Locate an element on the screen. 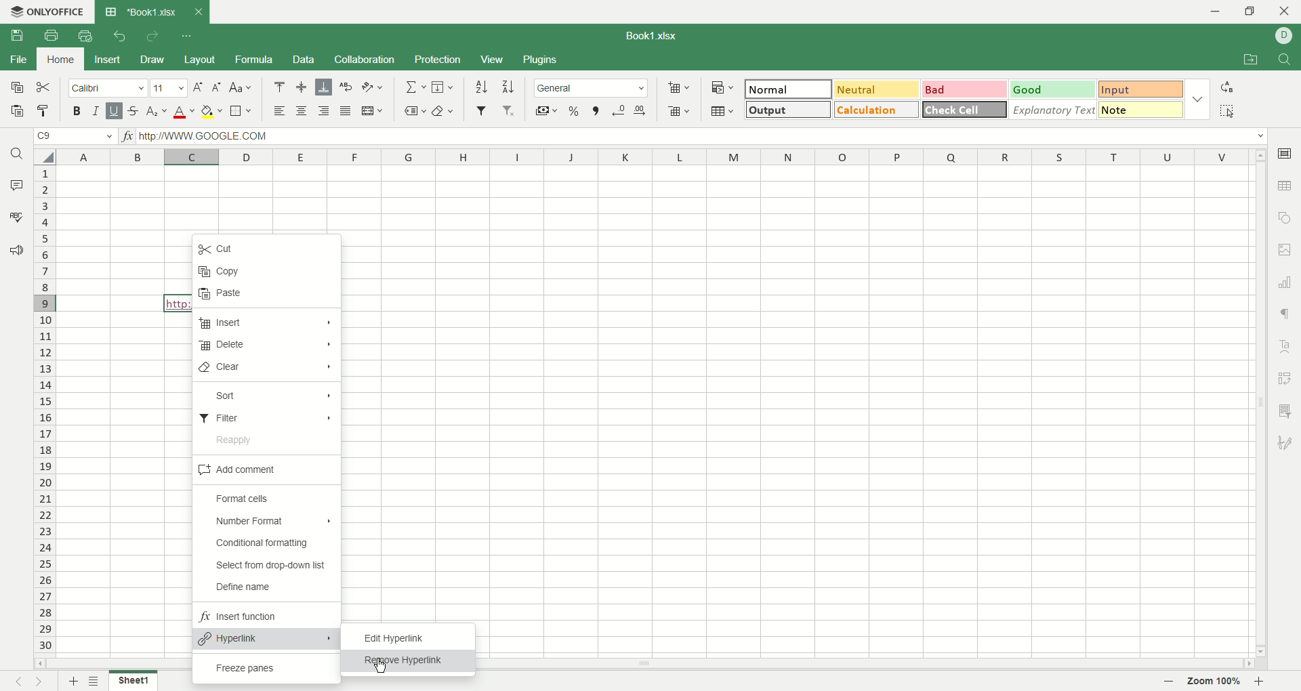 The width and height of the screenshot is (1301, 691). remove hyperlink is located at coordinates (403, 661).